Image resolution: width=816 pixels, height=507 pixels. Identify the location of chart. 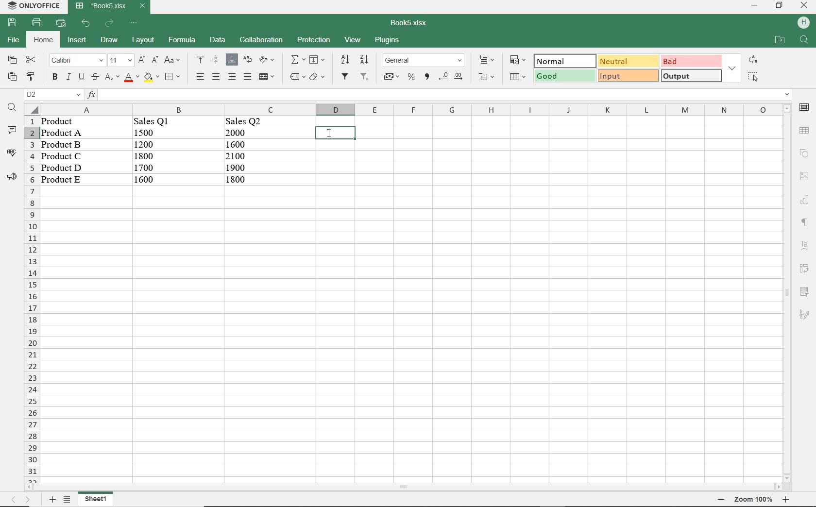
(804, 199).